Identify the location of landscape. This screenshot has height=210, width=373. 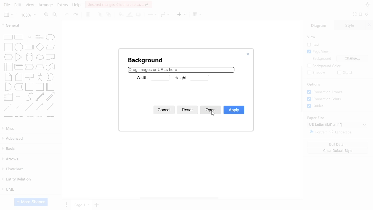
(341, 132).